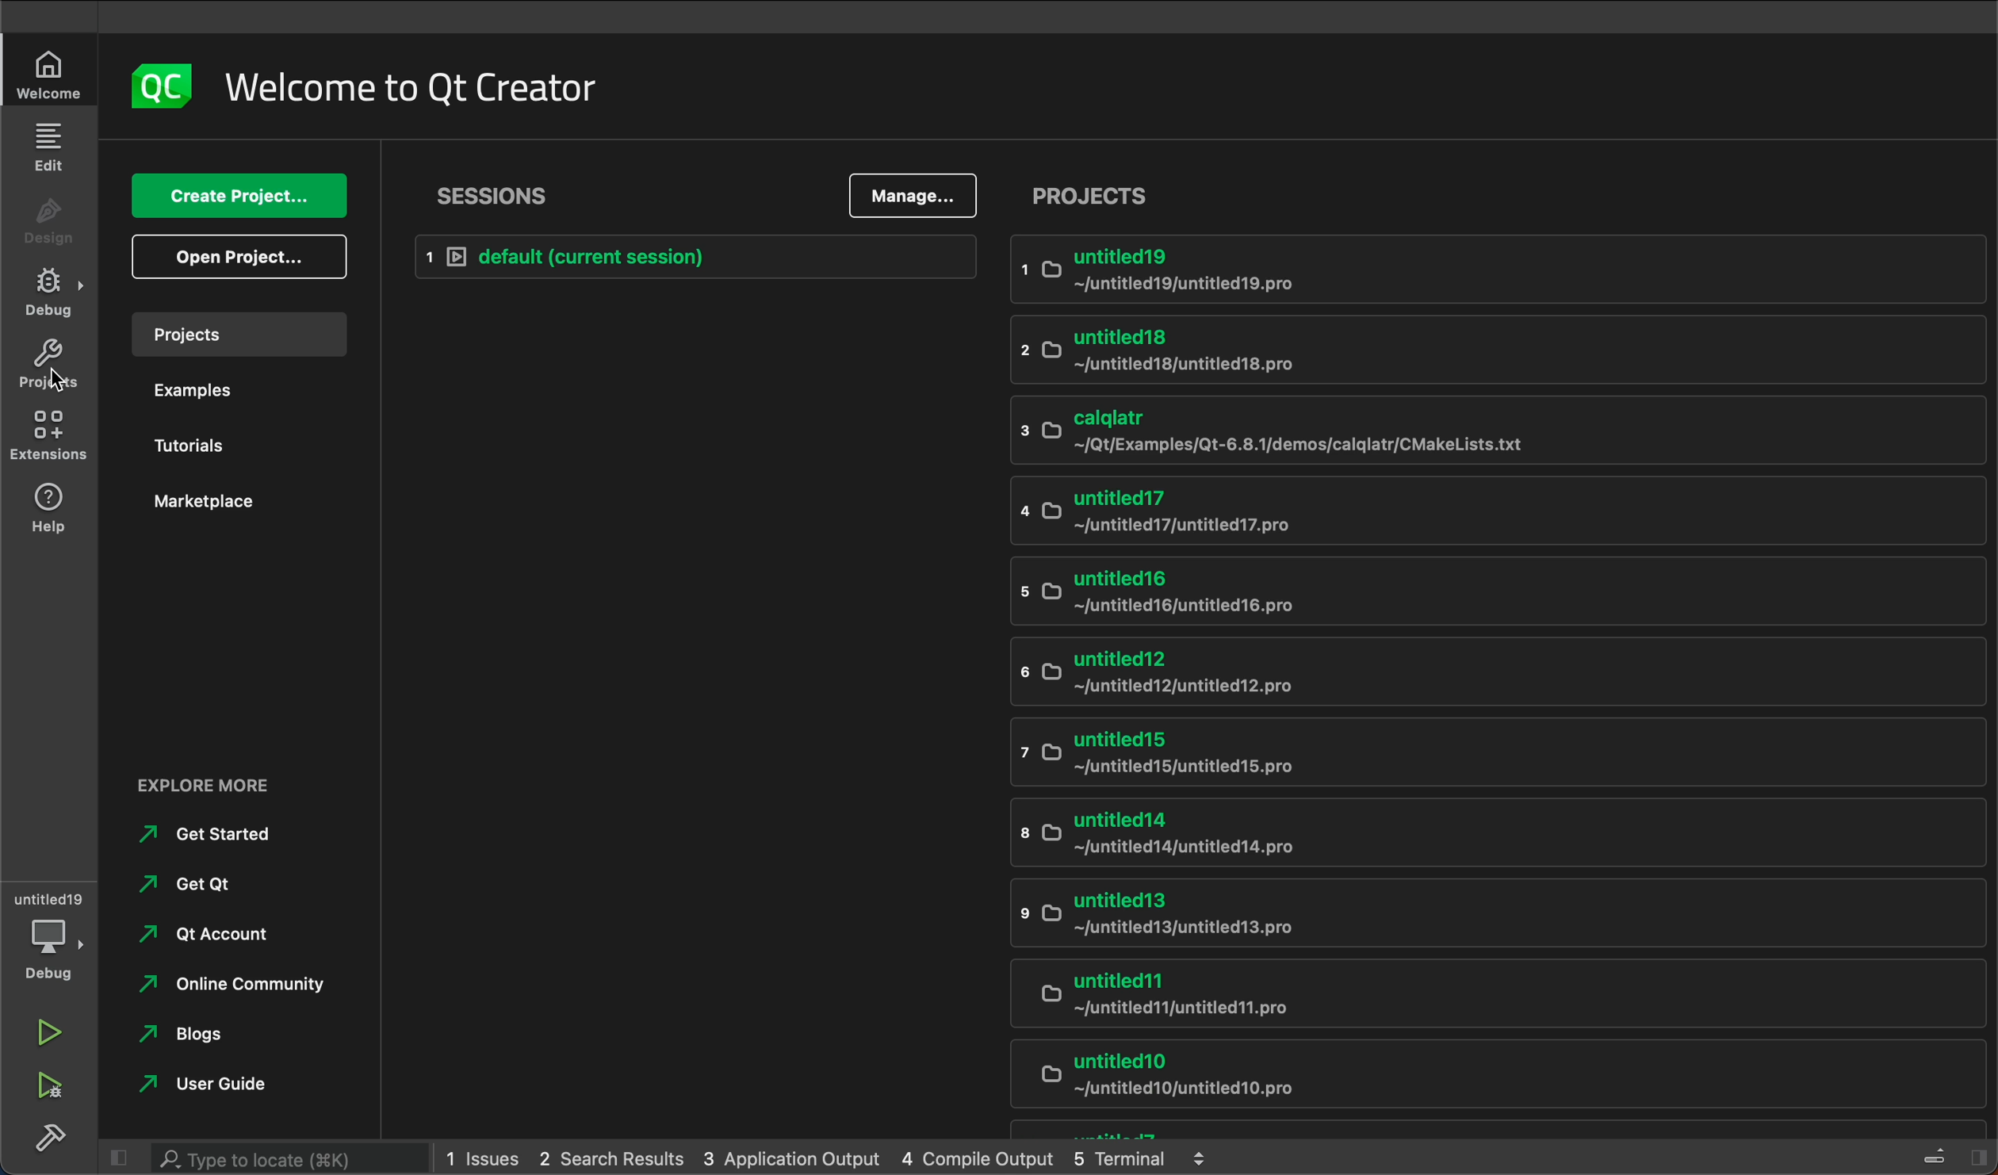  Describe the element at coordinates (54, 293) in the screenshot. I see `debug` at that location.